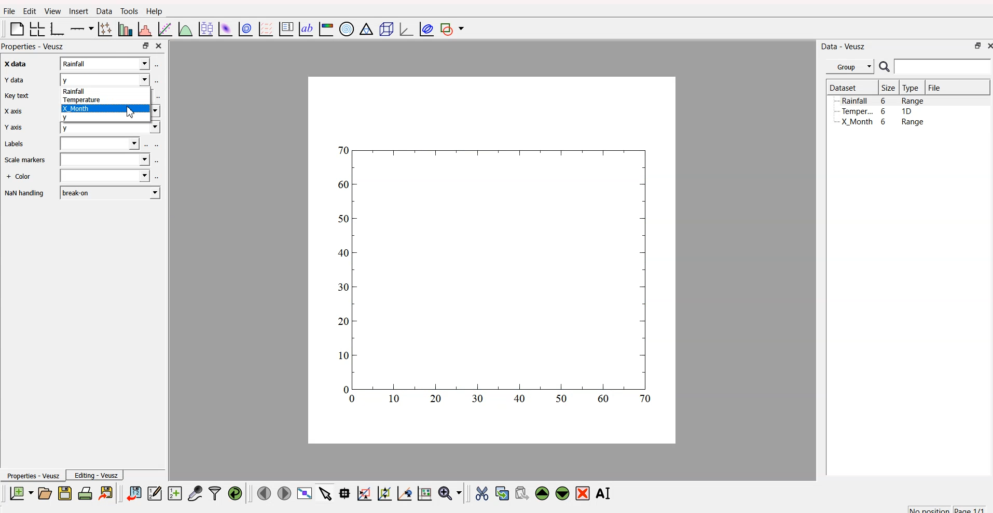  Describe the element at coordinates (97, 475) in the screenshot. I see `Editing - Veusz |` at that location.